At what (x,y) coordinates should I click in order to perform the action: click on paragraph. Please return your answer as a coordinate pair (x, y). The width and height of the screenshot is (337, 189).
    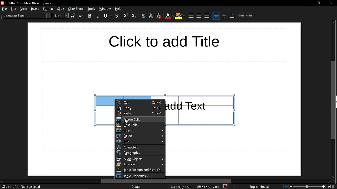
    Looking at the image, I should click on (141, 153).